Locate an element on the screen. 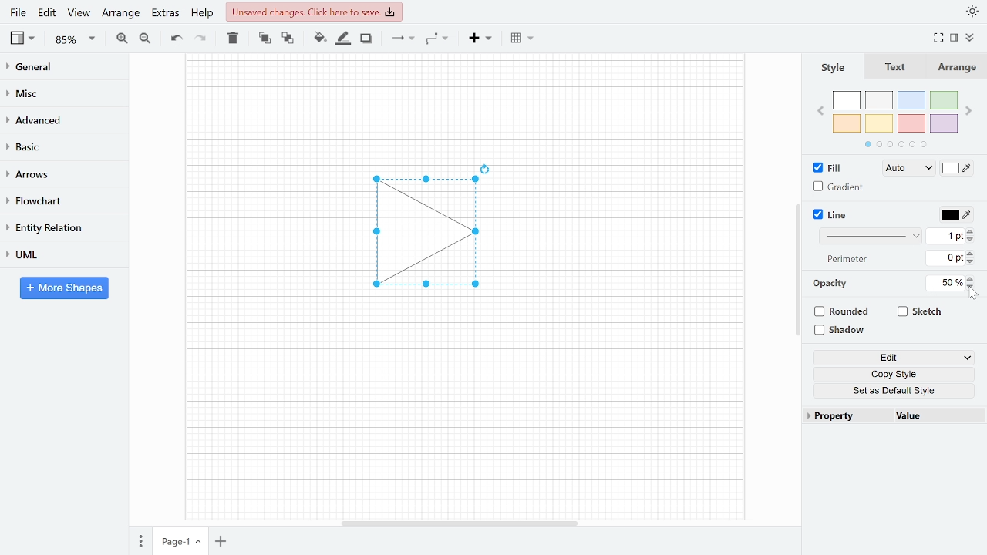 Image resolution: width=987 pixels, height=555 pixels. Insert is located at coordinates (480, 37).